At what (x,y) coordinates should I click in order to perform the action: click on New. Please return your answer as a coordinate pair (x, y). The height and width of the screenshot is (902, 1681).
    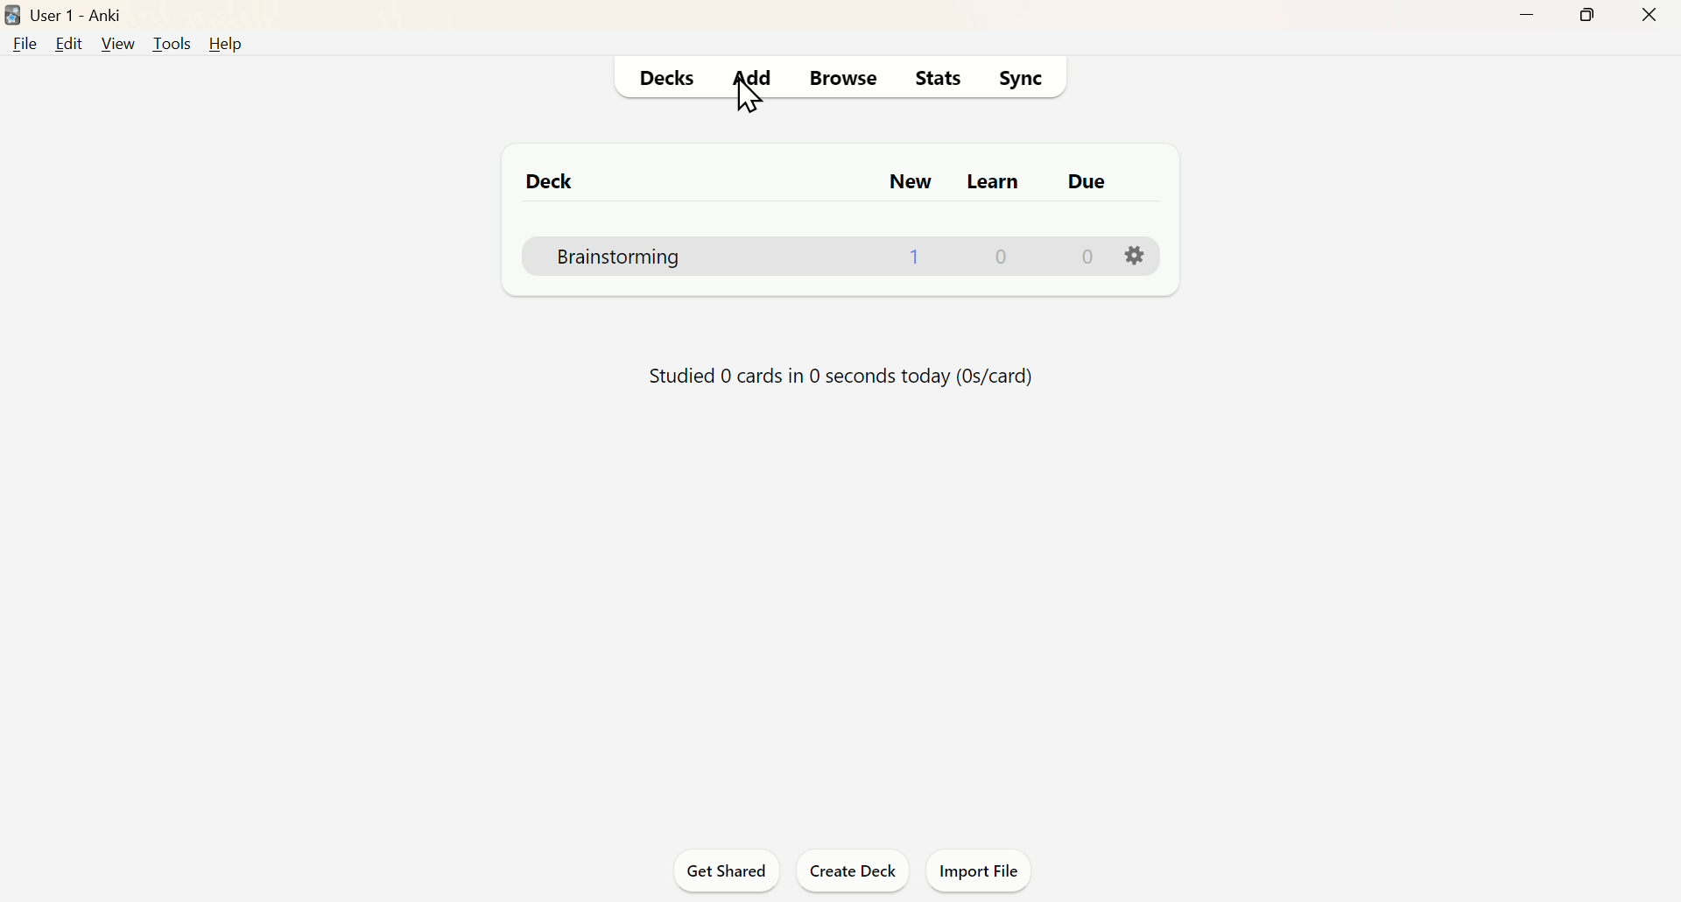
    Looking at the image, I should click on (909, 181).